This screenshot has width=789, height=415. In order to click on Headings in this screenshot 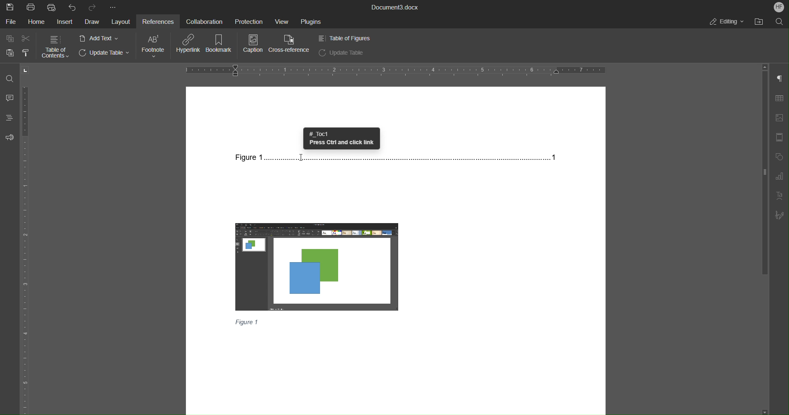, I will do `click(8, 117)`.